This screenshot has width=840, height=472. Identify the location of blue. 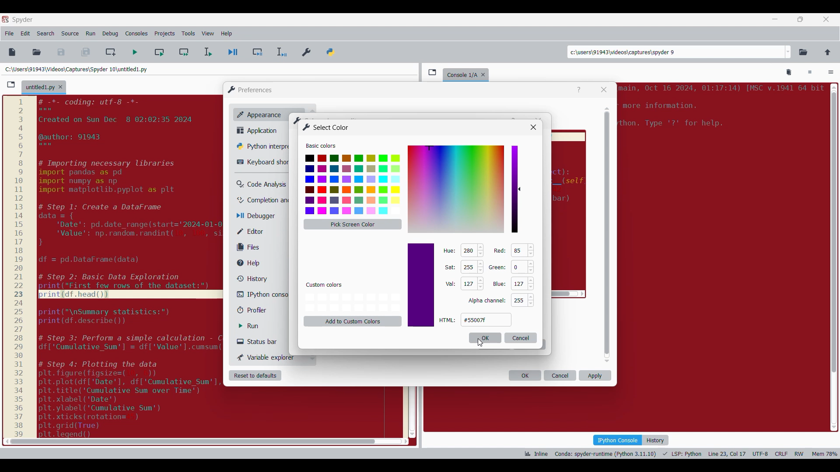
(498, 285).